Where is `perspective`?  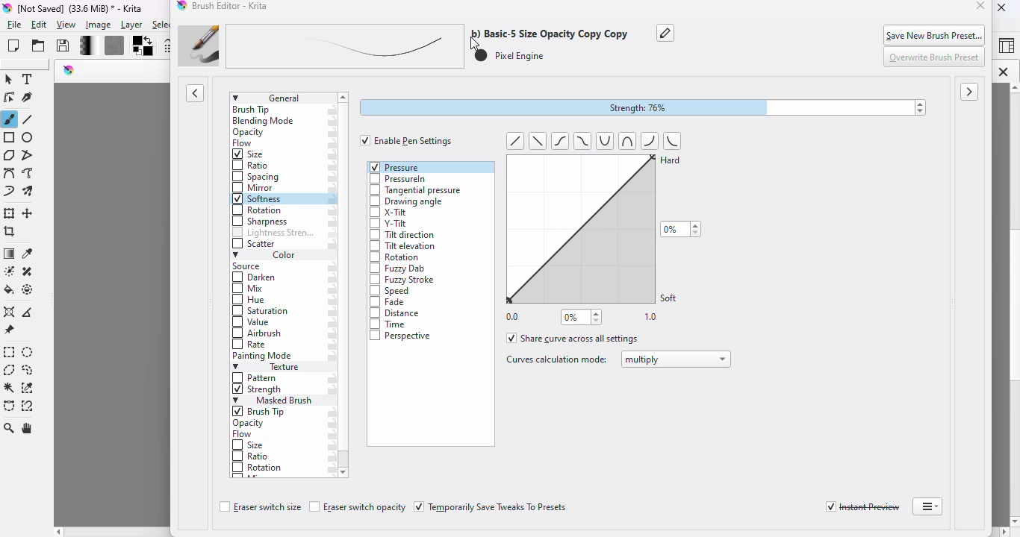
perspective is located at coordinates (401, 336).